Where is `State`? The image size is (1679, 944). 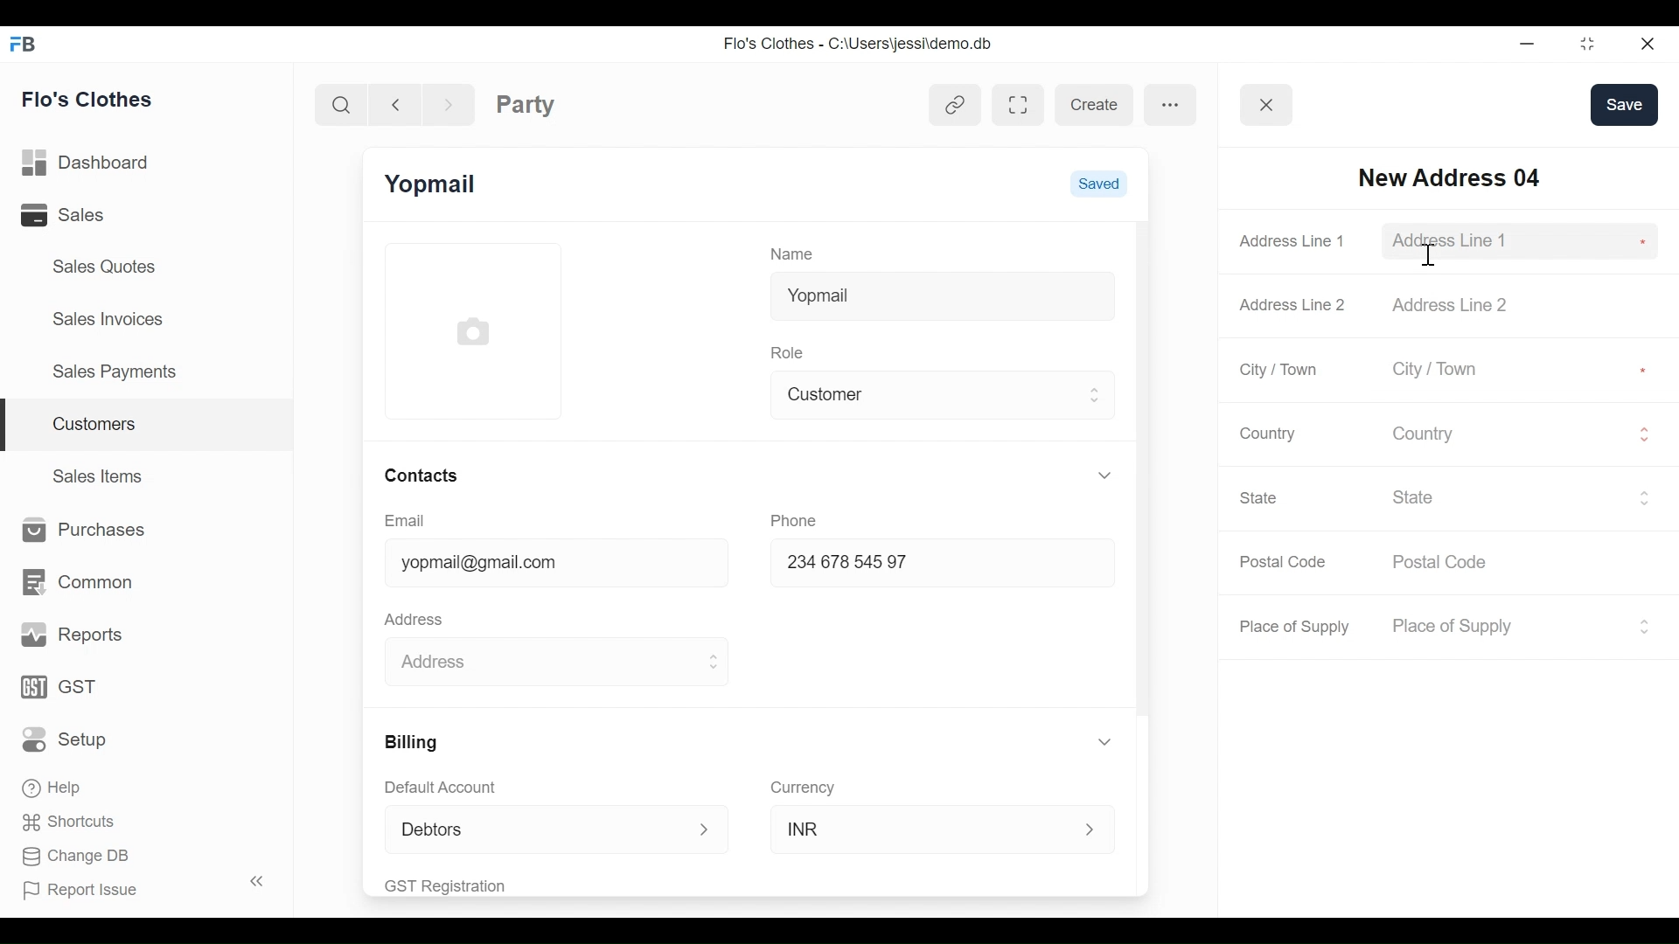
State is located at coordinates (1508, 496).